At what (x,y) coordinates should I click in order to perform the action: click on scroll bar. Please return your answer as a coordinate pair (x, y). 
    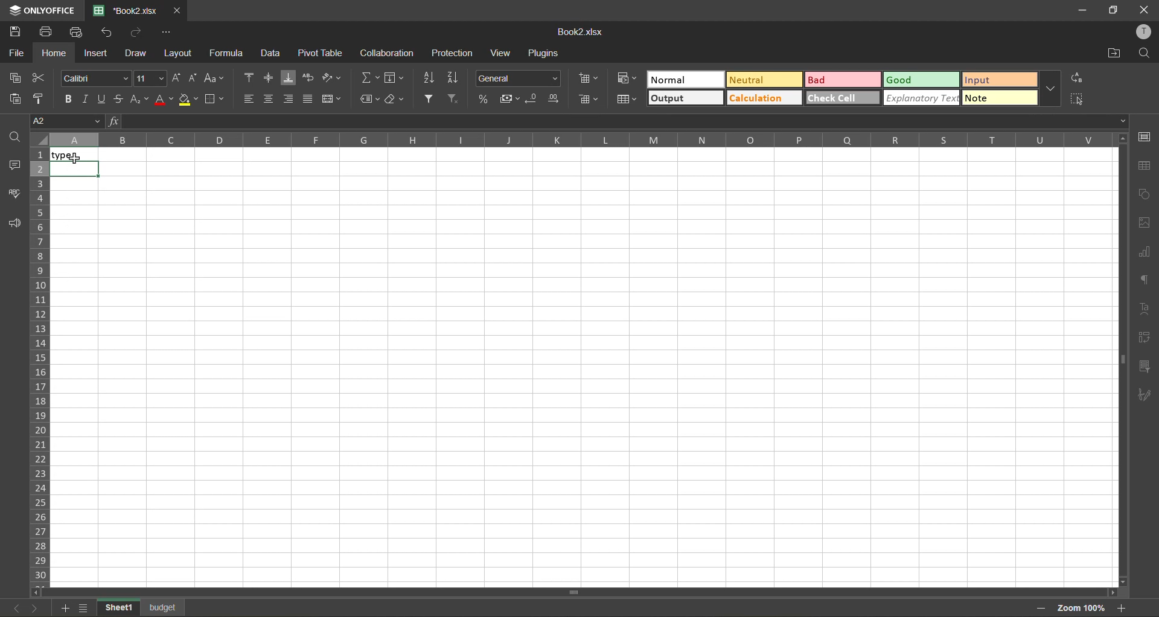
    Looking at the image, I should click on (1120, 319).